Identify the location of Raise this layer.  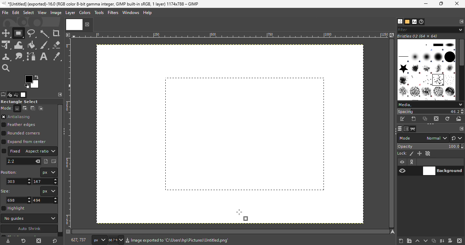
(417, 240).